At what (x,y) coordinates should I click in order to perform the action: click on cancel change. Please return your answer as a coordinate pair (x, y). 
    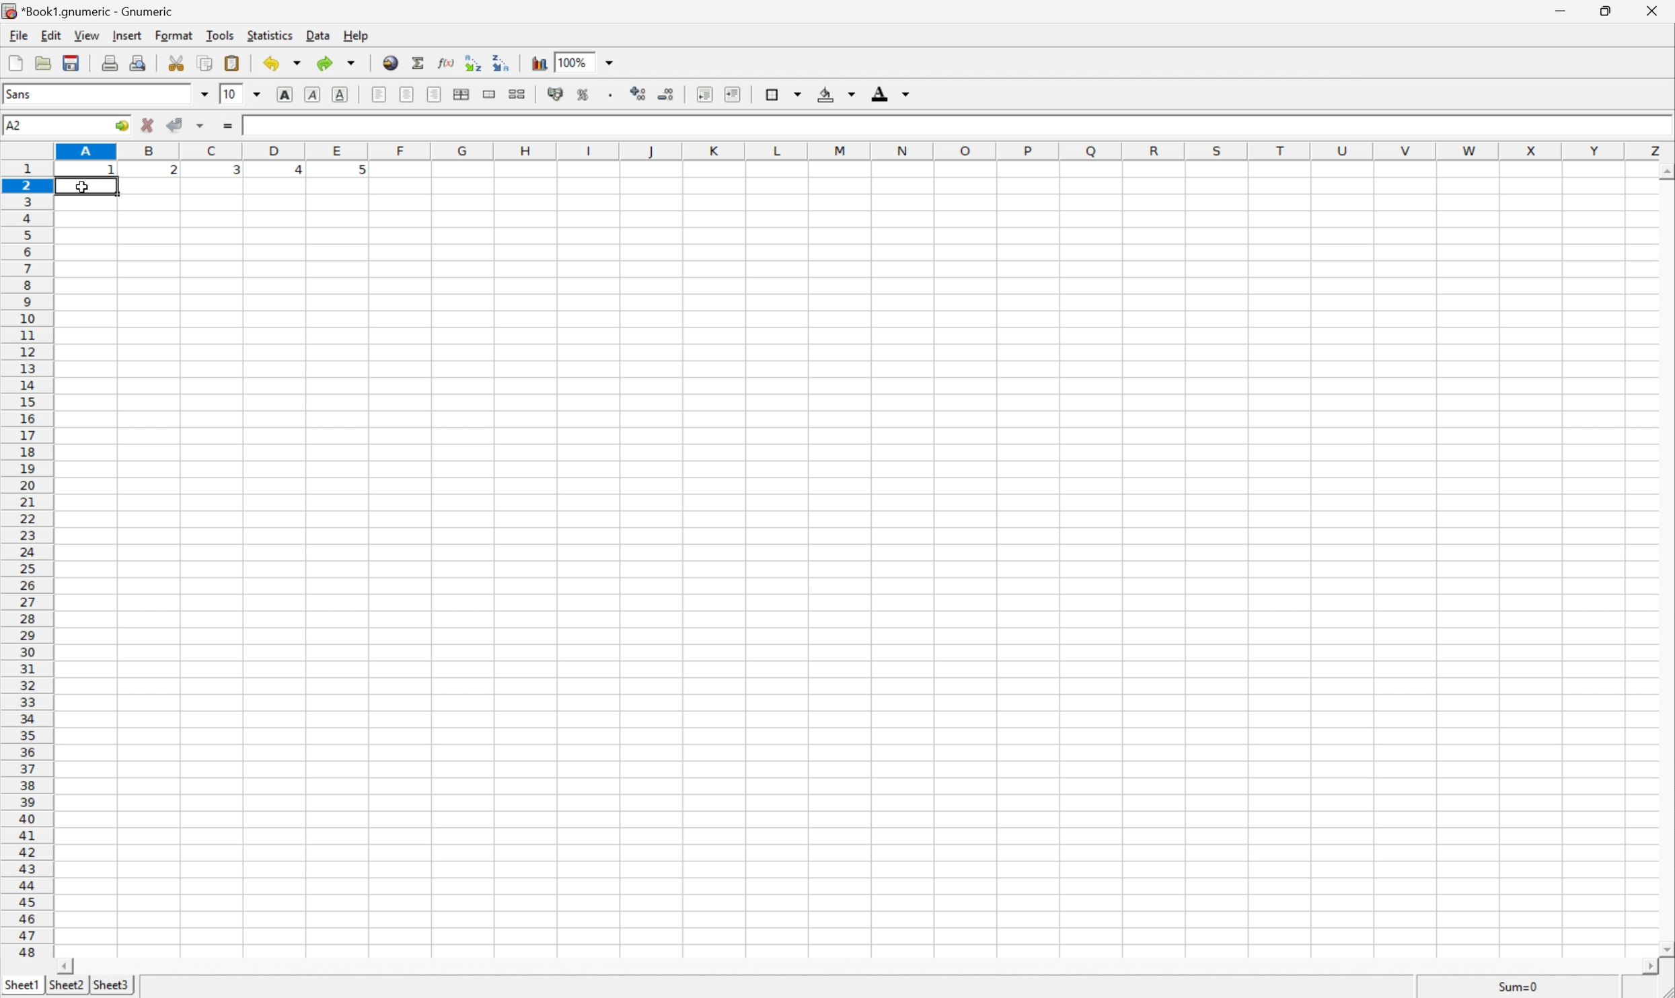
    Looking at the image, I should click on (148, 126).